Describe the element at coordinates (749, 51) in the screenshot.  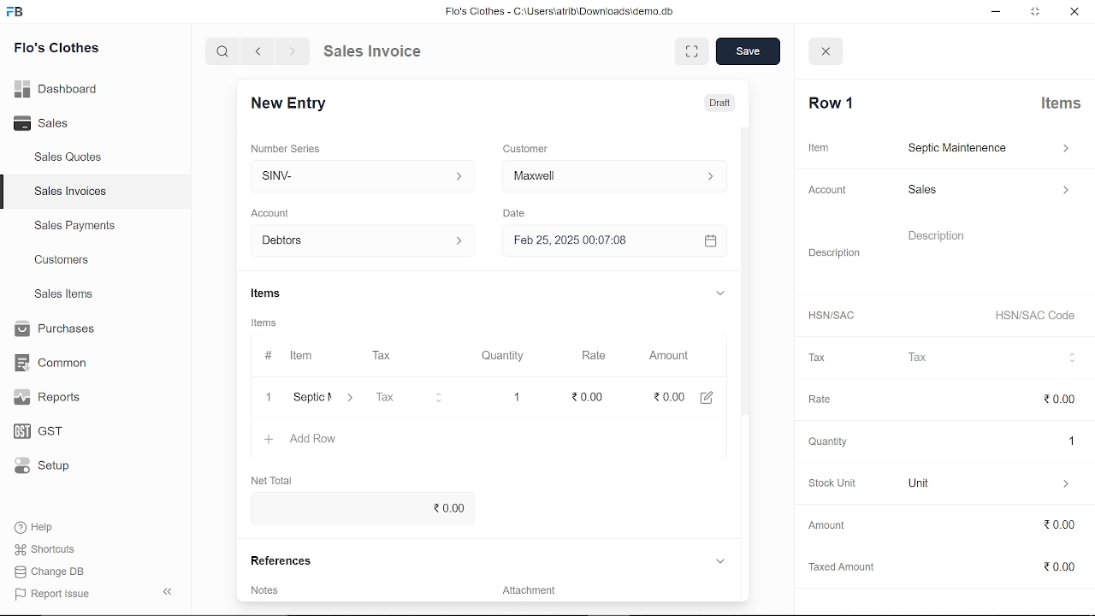
I see `save` at that location.